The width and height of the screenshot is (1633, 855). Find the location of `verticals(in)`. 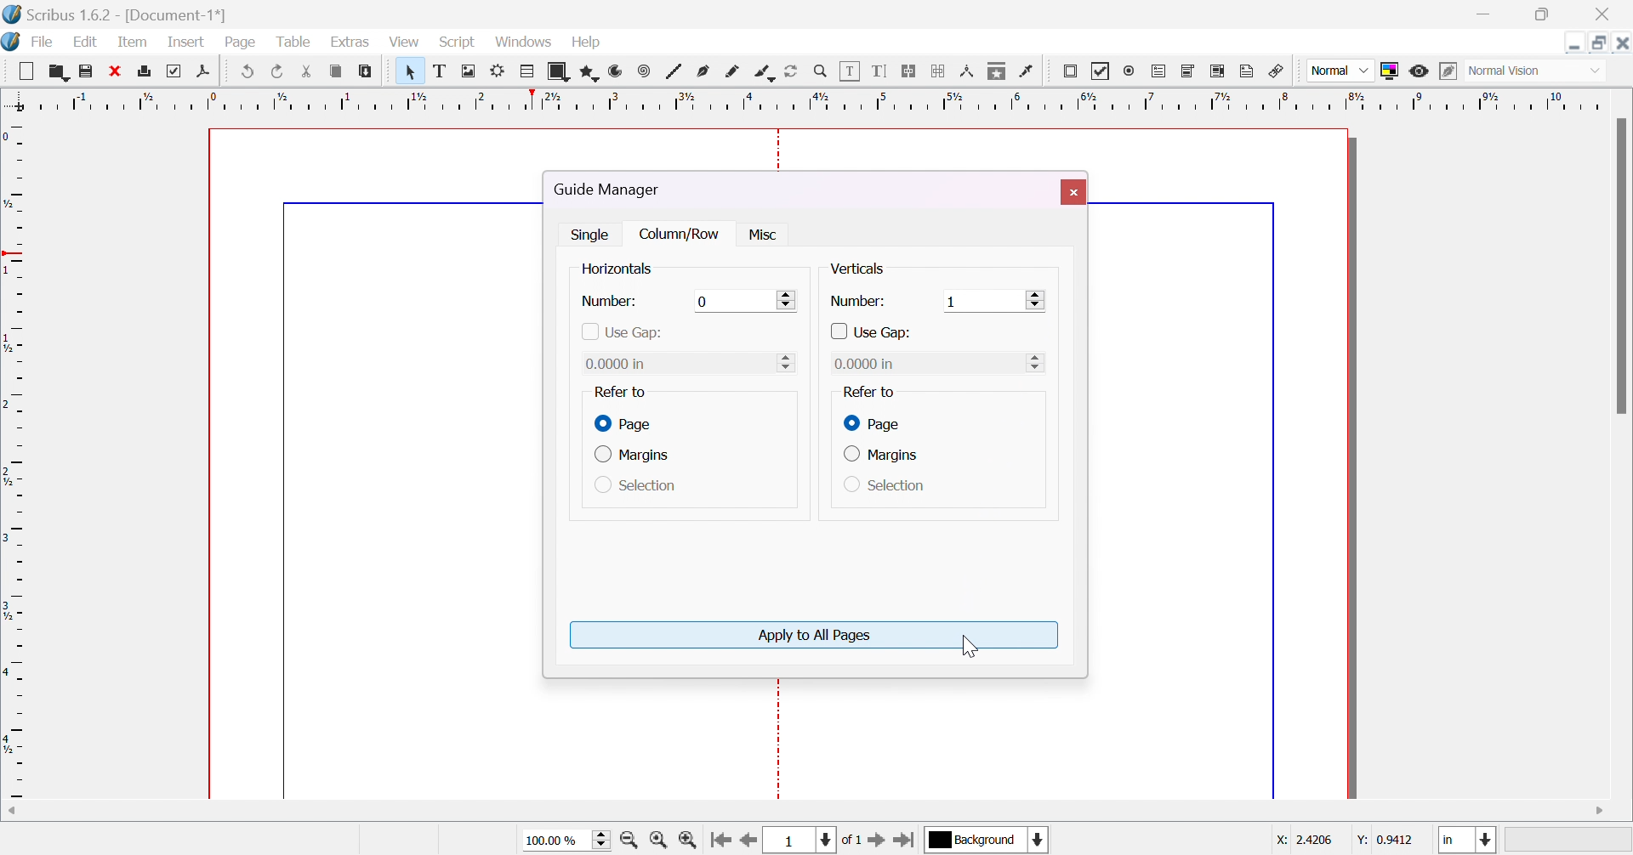

verticals(in) is located at coordinates (871, 269).